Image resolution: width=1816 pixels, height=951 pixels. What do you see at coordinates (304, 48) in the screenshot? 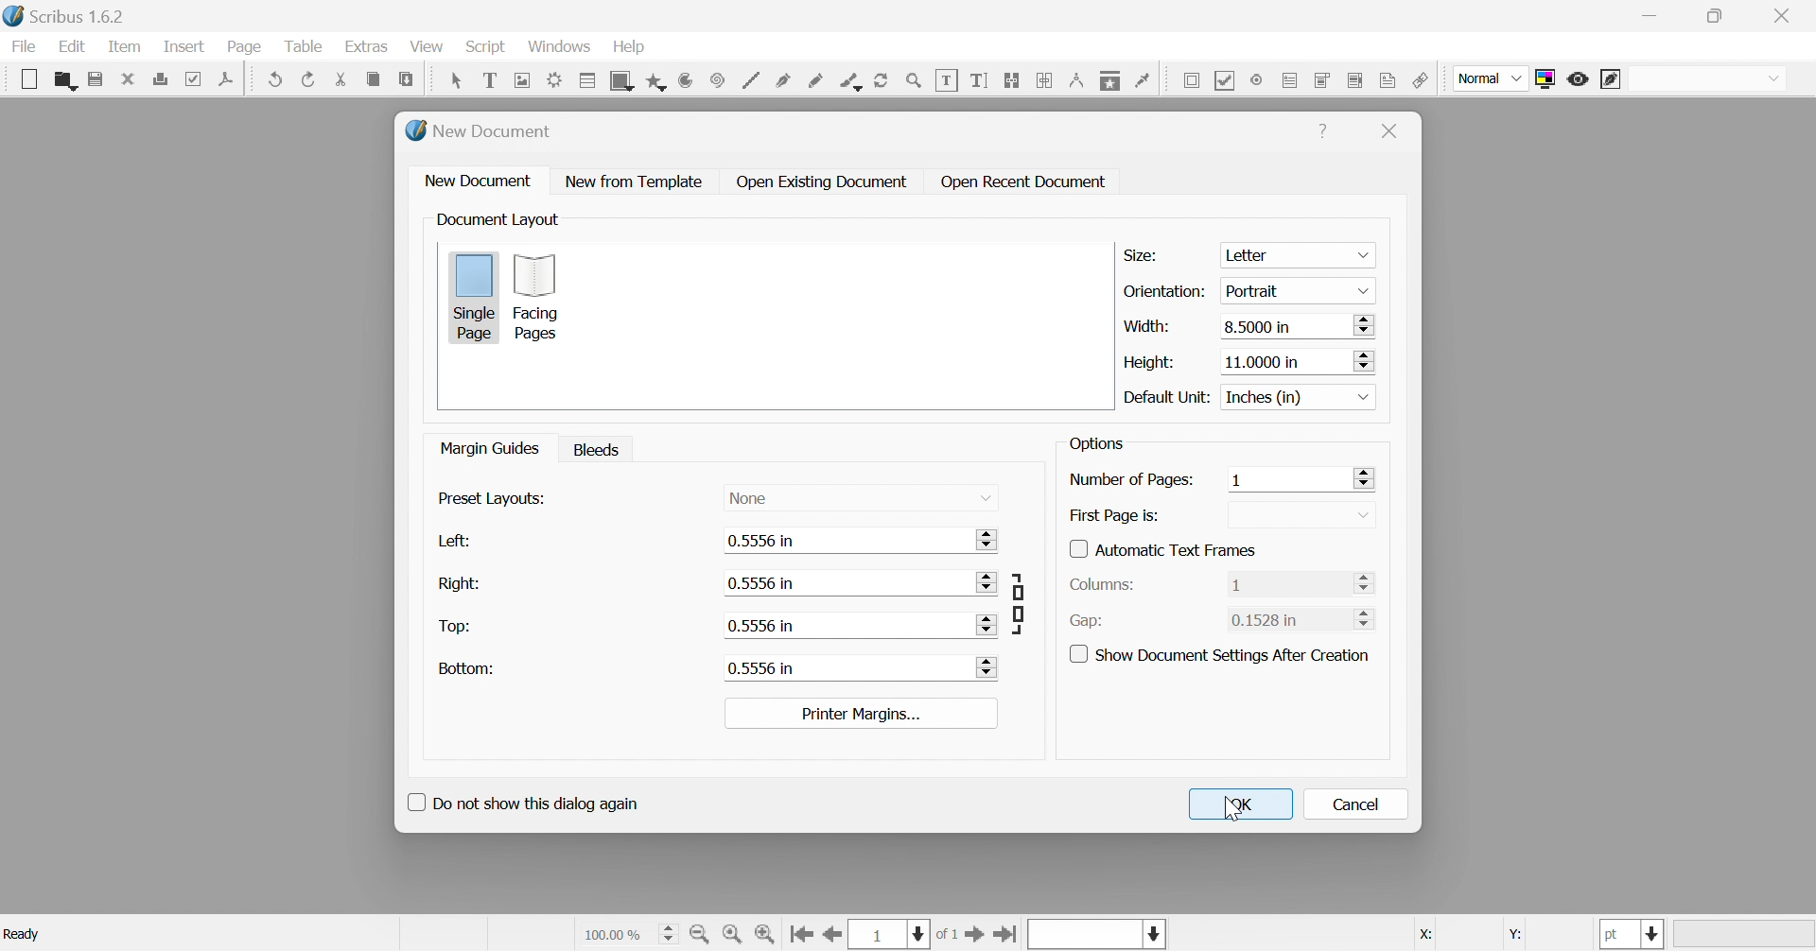
I see `table` at bounding box center [304, 48].